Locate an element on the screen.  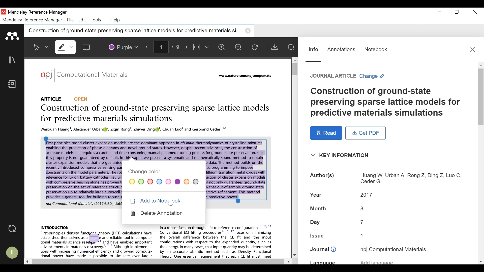
PDF Context is located at coordinates (216, 241).